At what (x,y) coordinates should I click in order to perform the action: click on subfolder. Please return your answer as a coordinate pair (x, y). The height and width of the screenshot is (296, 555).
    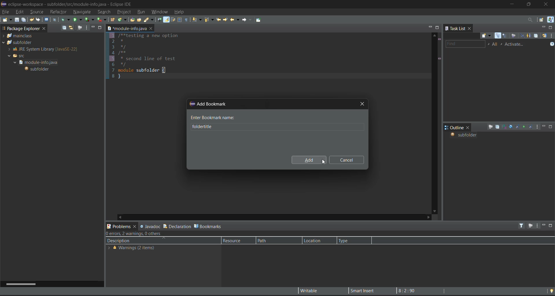
    Looking at the image, I should click on (463, 135).